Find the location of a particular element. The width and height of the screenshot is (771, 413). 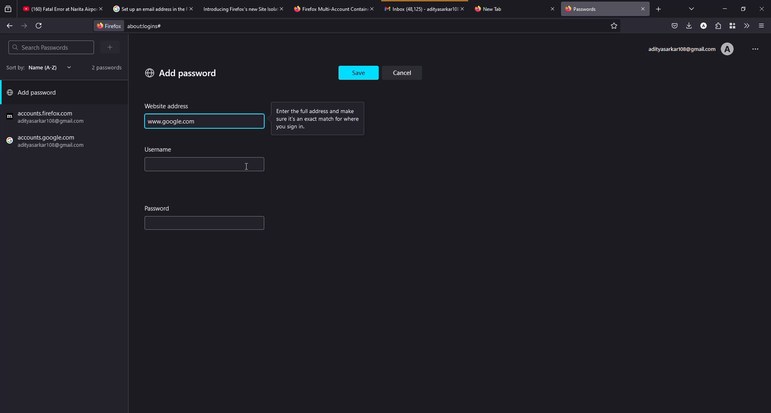

account is located at coordinates (690, 49).